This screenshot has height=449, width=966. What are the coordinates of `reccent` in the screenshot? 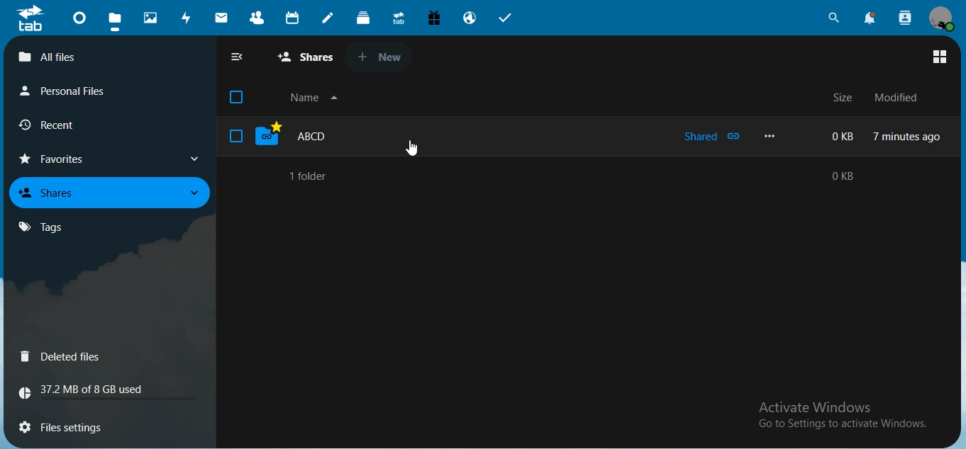 It's located at (64, 127).